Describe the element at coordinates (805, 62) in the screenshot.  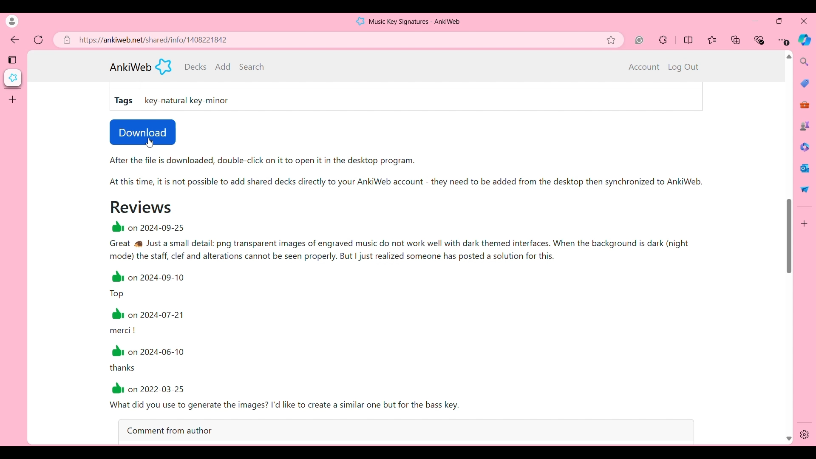
I see `Search` at that location.